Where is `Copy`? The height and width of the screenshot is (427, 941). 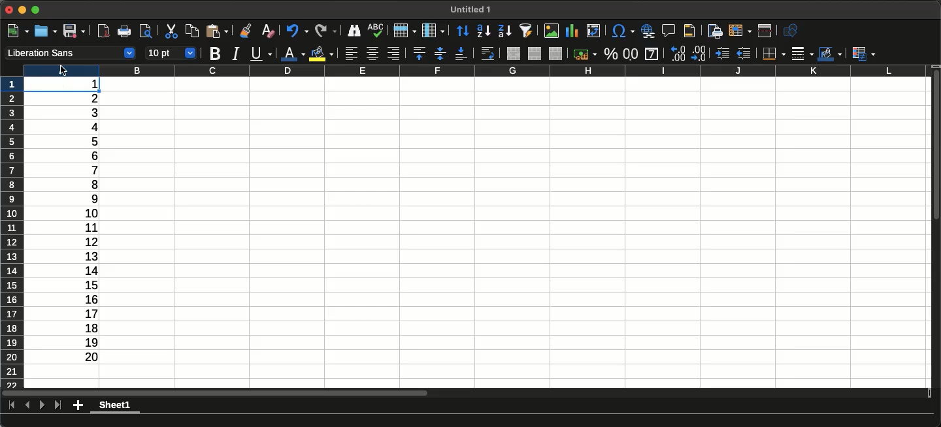
Copy is located at coordinates (191, 31).